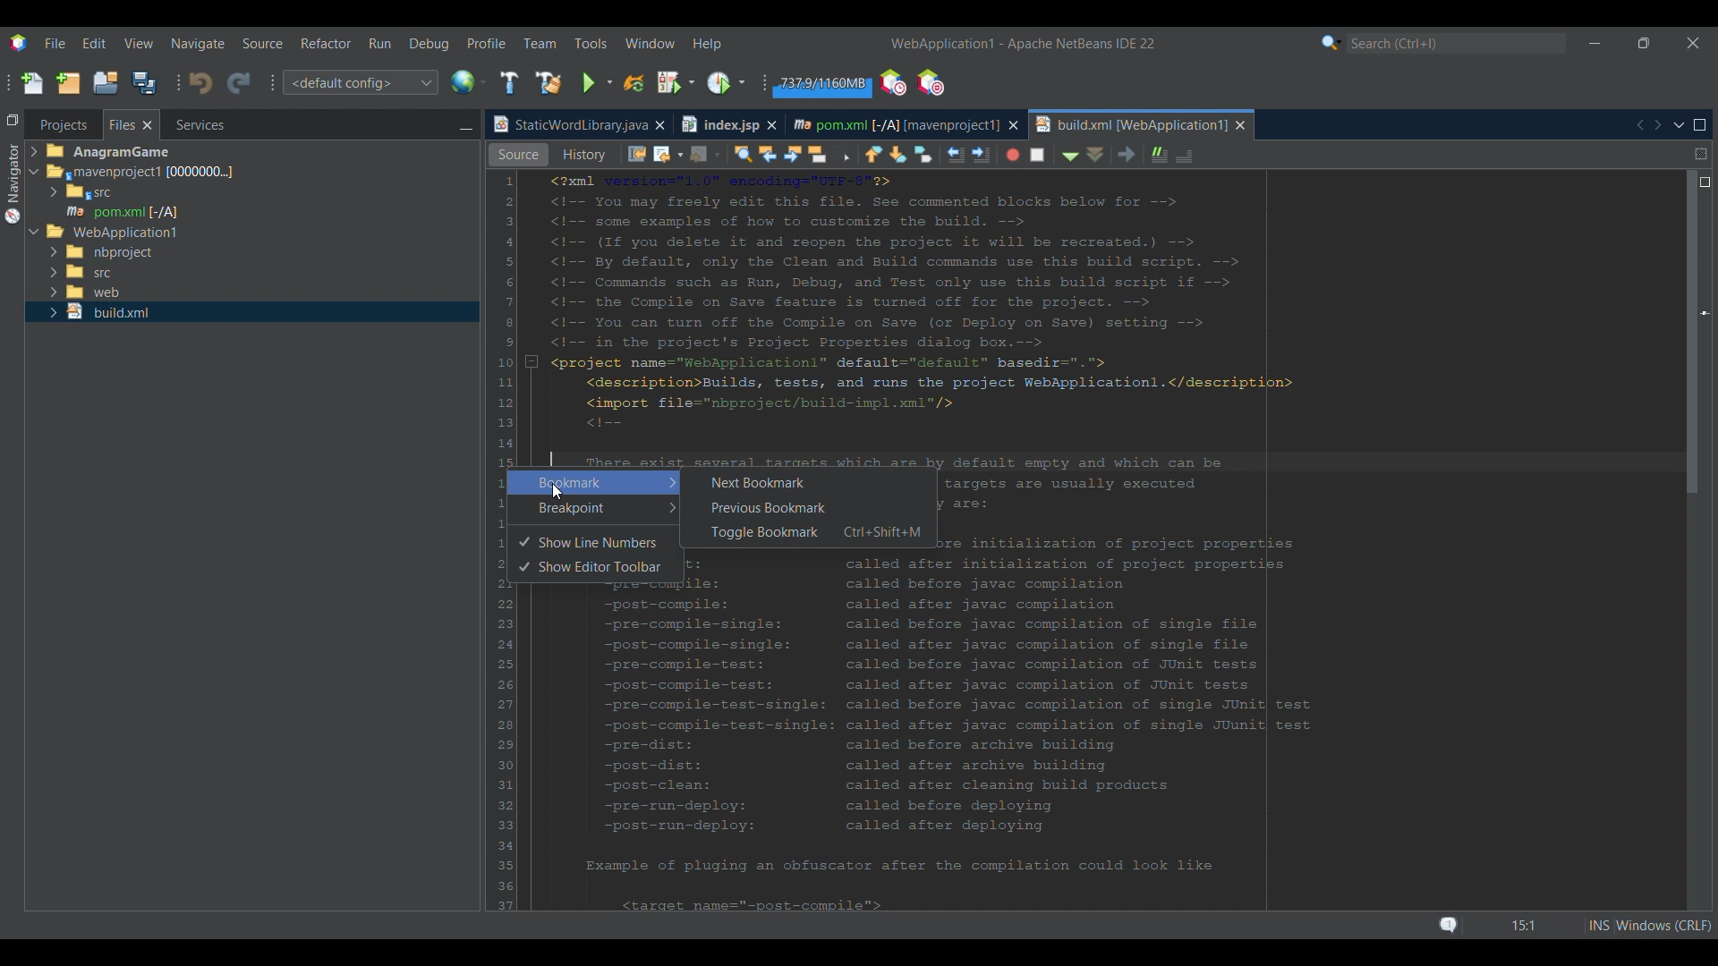 This screenshot has height=966, width=1718. What do you see at coordinates (676, 82) in the screenshot?
I see `Debug main project` at bounding box center [676, 82].